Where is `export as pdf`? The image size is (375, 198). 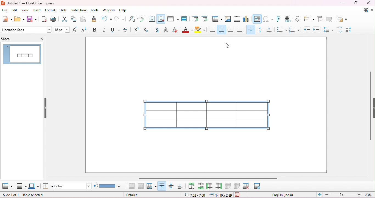 export as pdf is located at coordinates (44, 19).